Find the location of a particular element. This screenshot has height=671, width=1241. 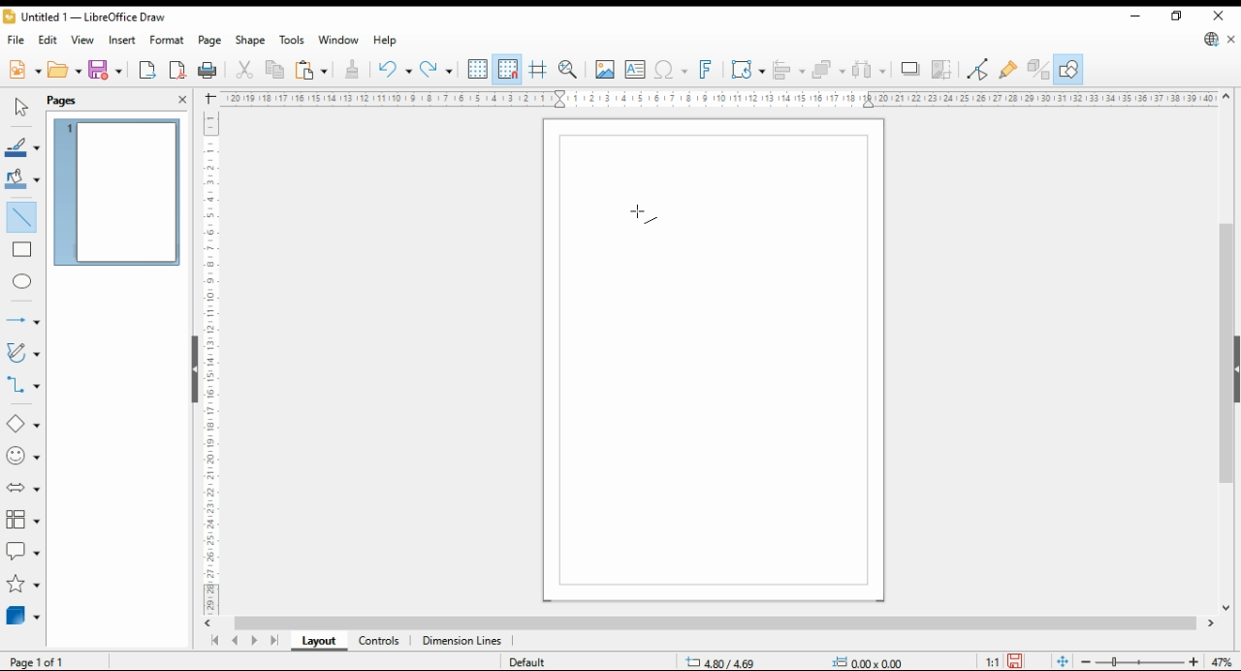

curves and polygons is located at coordinates (24, 352).